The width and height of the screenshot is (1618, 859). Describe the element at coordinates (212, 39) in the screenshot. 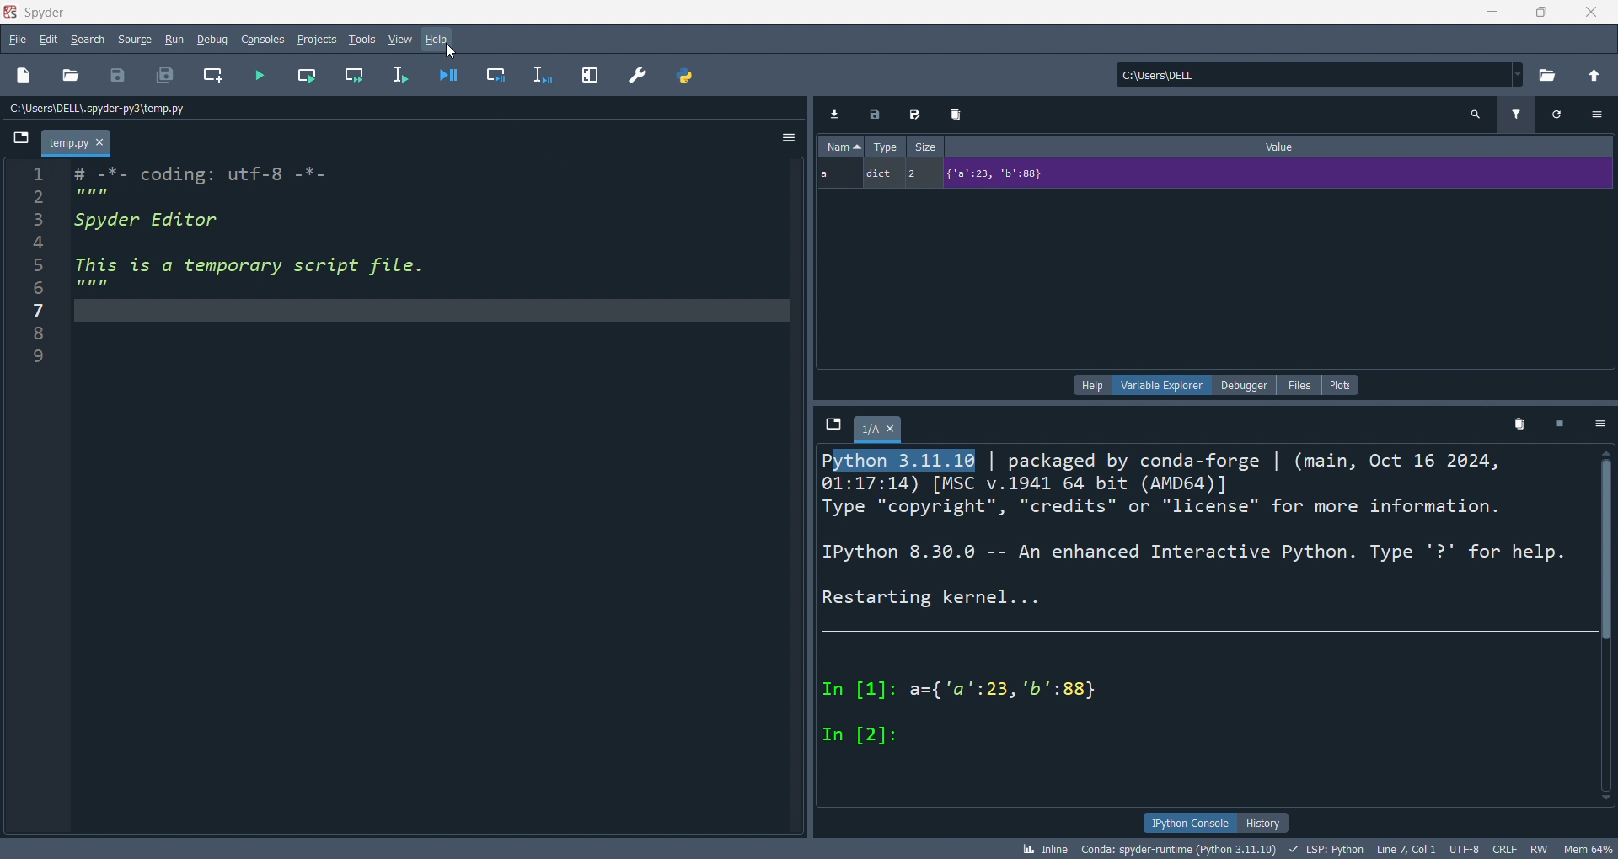

I see `debug ` at that location.